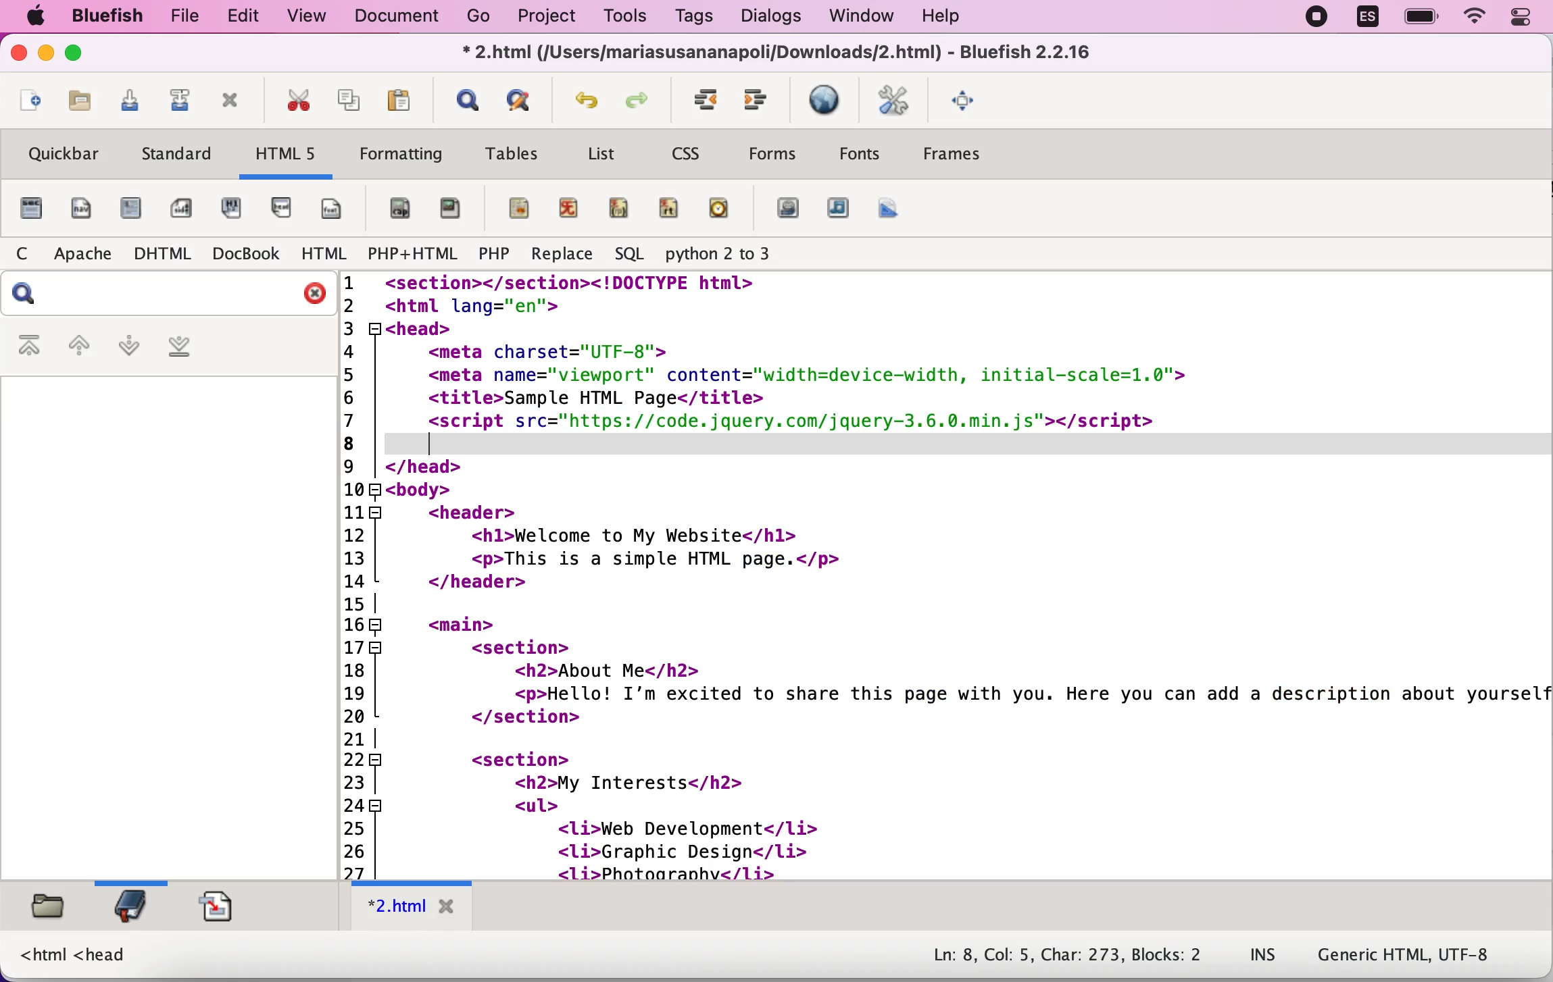  Describe the element at coordinates (1421, 18) in the screenshot. I see `battery` at that location.